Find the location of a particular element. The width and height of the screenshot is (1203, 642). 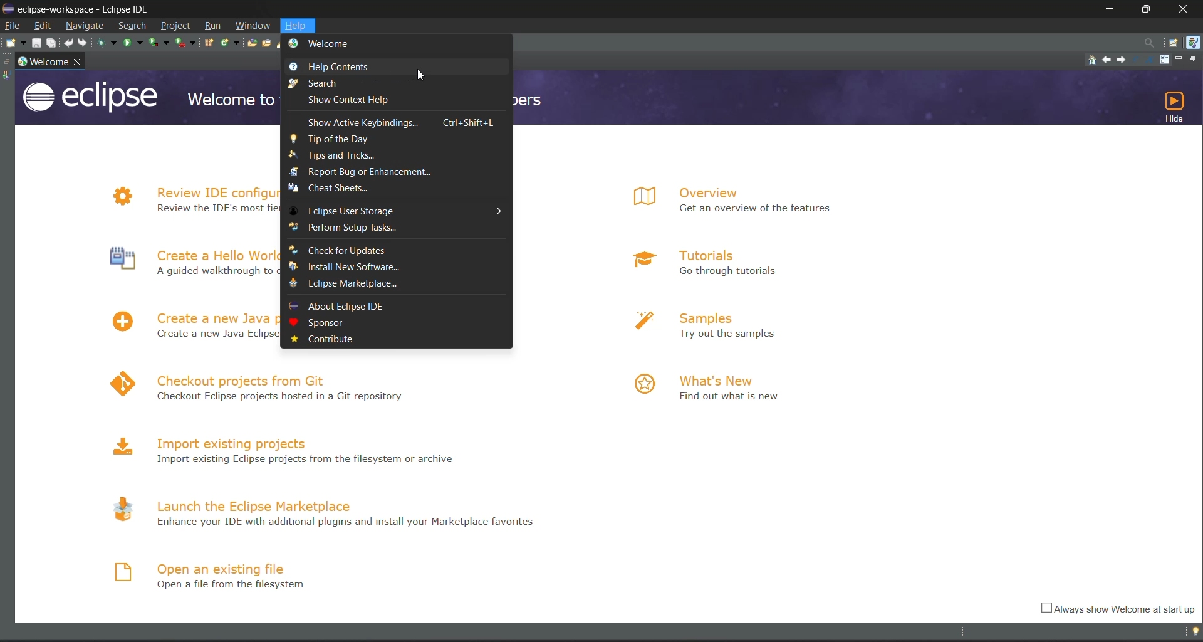

maximize is located at coordinates (1148, 11).